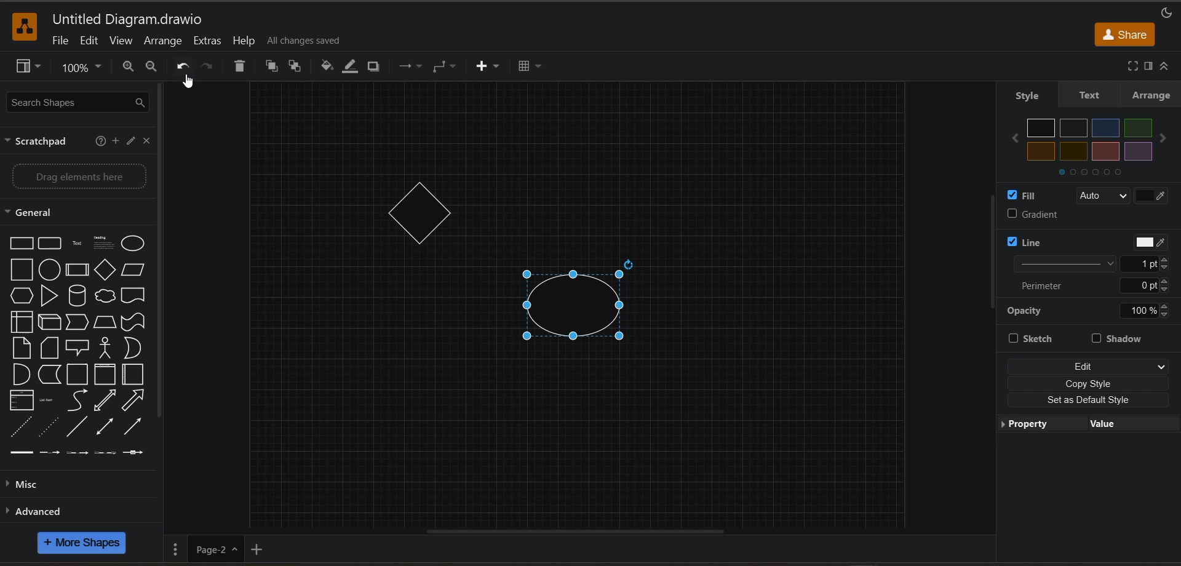  Describe the element at coordinates (1138, 129) in the screenshot. I see `Color 4` at that location.